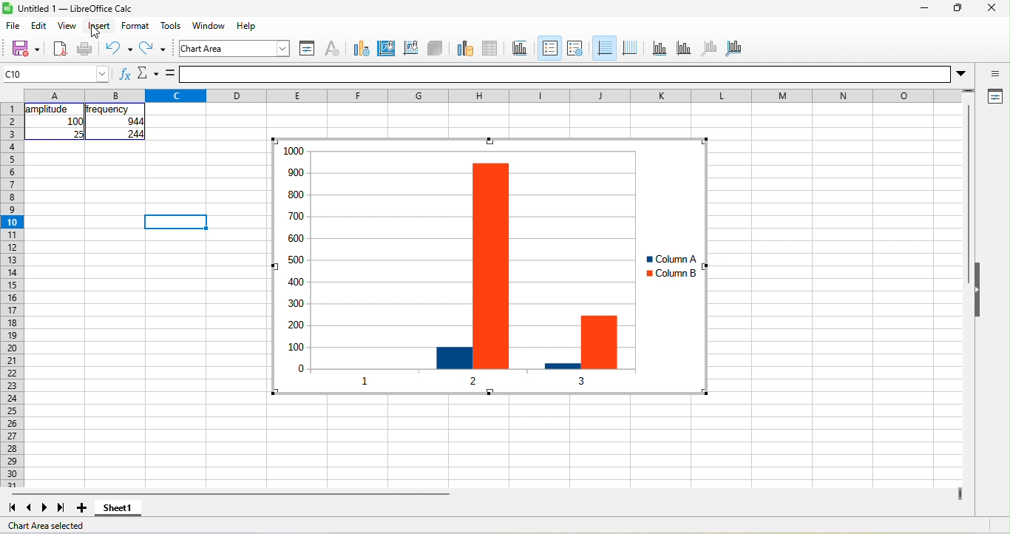 This screenshot has width=1010, height=534. Describe the element at coordinates (658, 48) in the screenshot. I see `x axis` at that location.